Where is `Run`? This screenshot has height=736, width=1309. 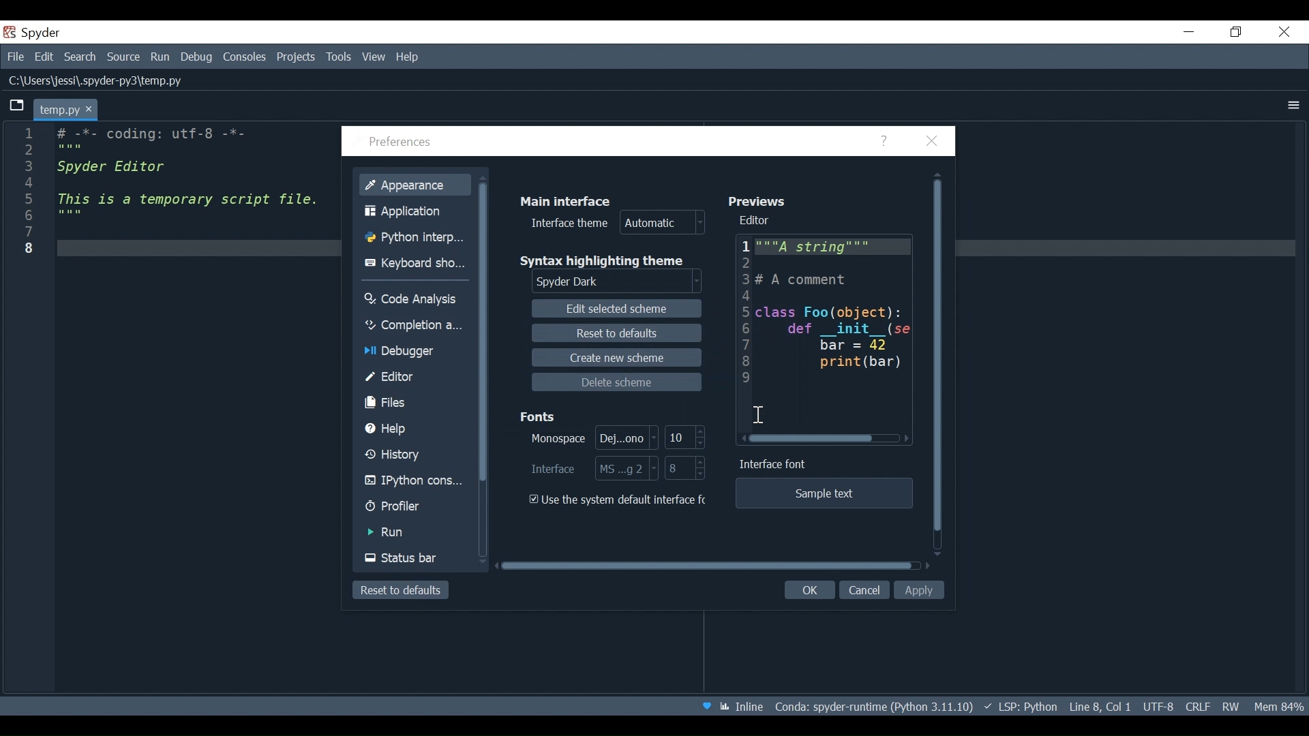 Run is located at coordinates (415, 532).